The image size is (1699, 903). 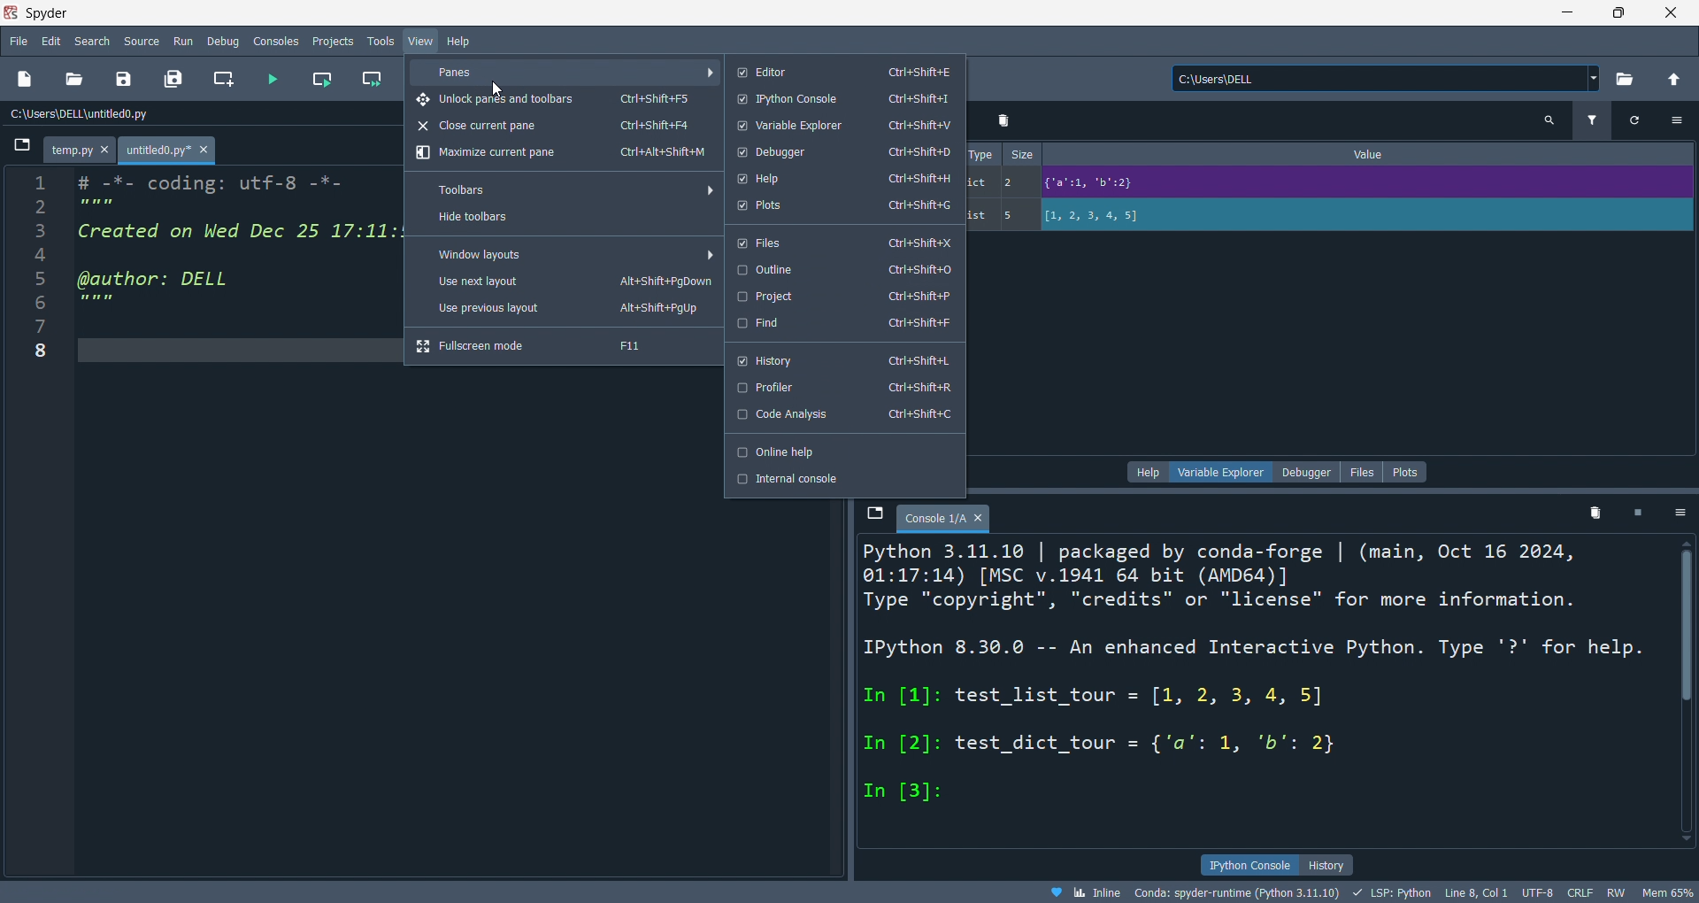 I want to click on save, so click(x=129, y=77).